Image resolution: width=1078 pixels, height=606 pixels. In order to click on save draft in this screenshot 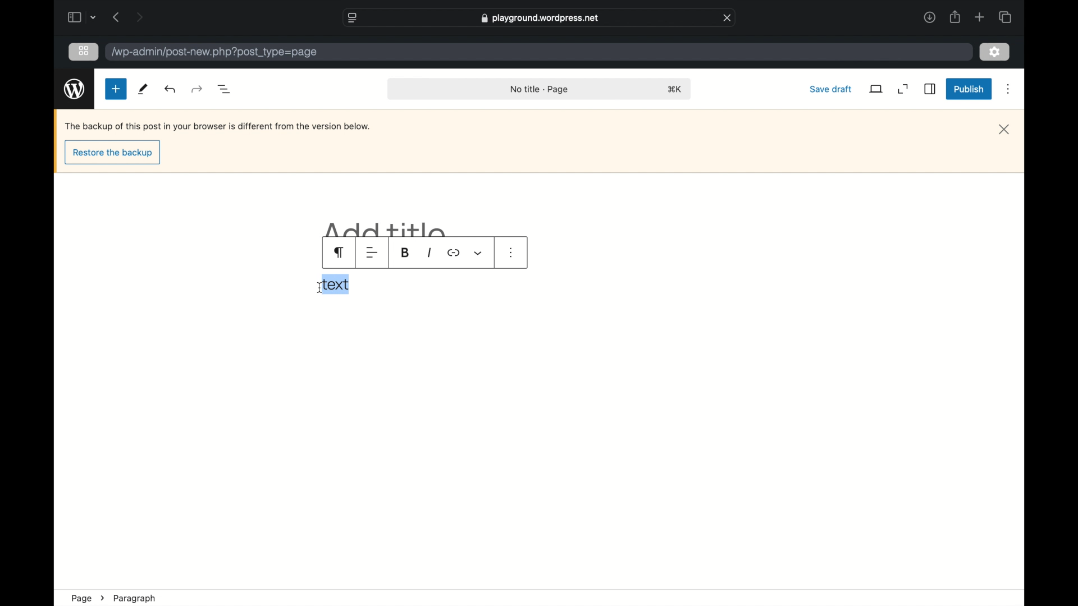, I will do `click(830, 89)`.